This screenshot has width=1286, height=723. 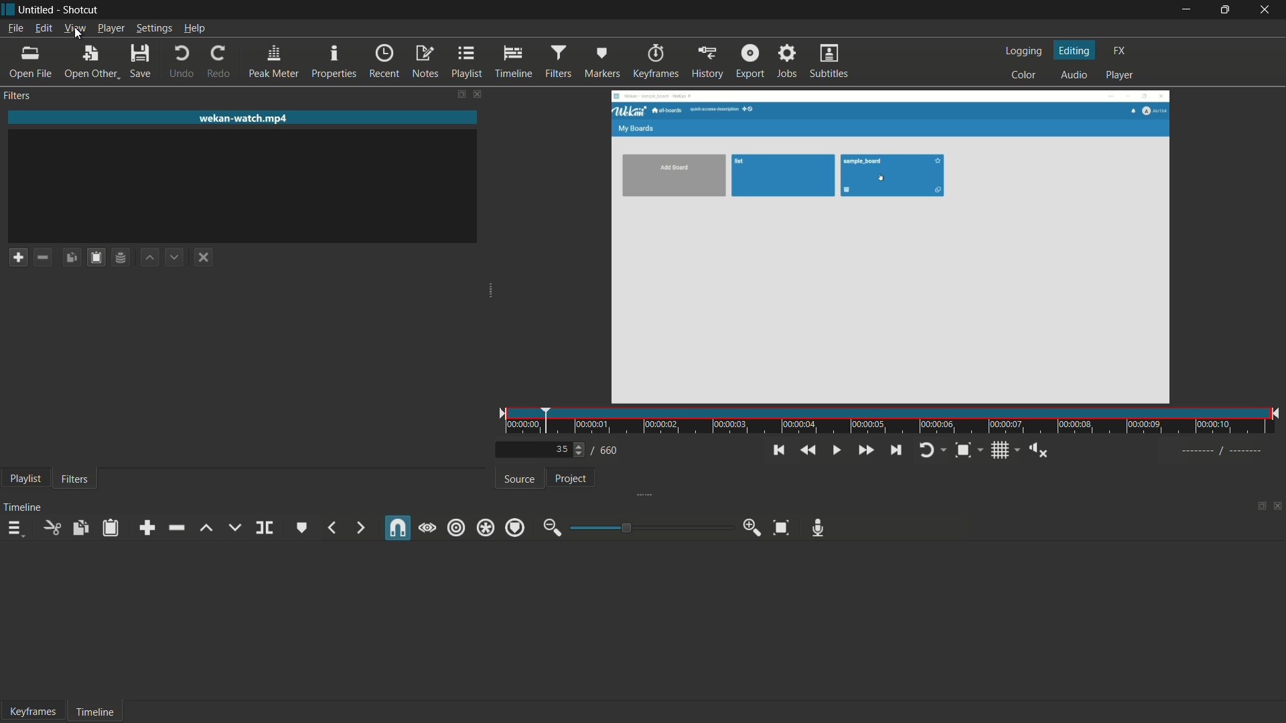 What do you see at coordinates (553, 528) in the screenshot?
I see `zoom out` at bounding box center [553, 528].